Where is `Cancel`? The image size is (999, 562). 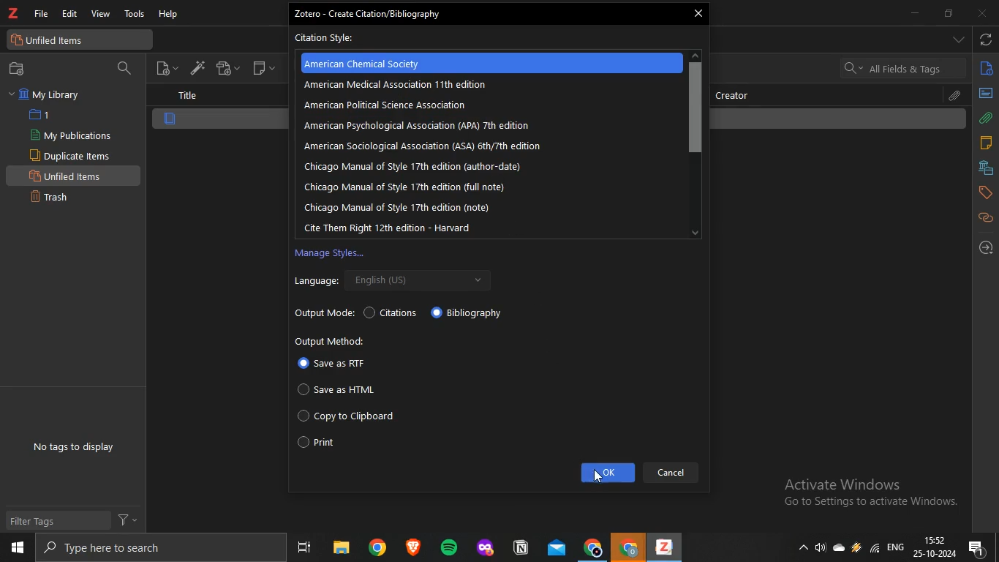 Cancel is located at coordinates (671, 473).